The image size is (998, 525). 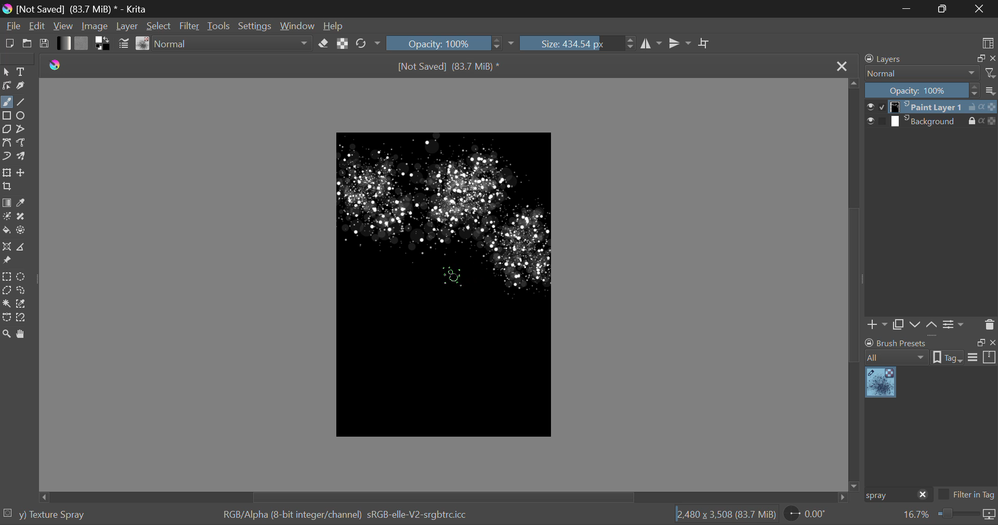 What do you see at coordinates (979, 9) in the screenshot?
I see `Close` at bounding box center [979, 9].